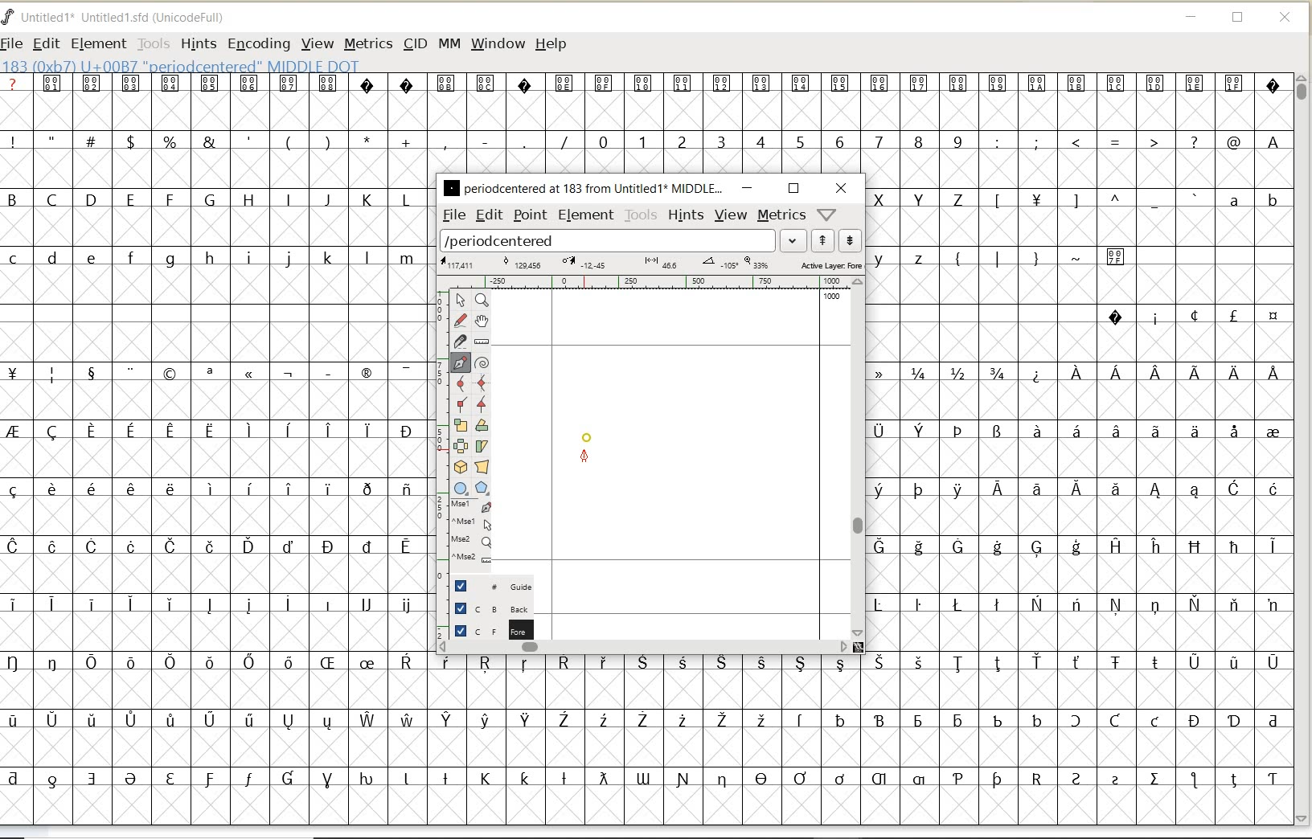 The width and height of the screenshot is (1312, 839). Describe the element at coordinates (14, 43) in the screenshot. I see `FILE` at that location.